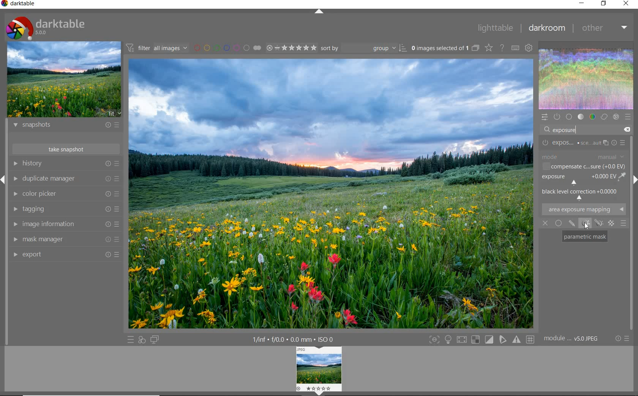  What do you see at coordinates (46, 27) in the screenshot?
I see `system logo` at bounding box center [46, 27].